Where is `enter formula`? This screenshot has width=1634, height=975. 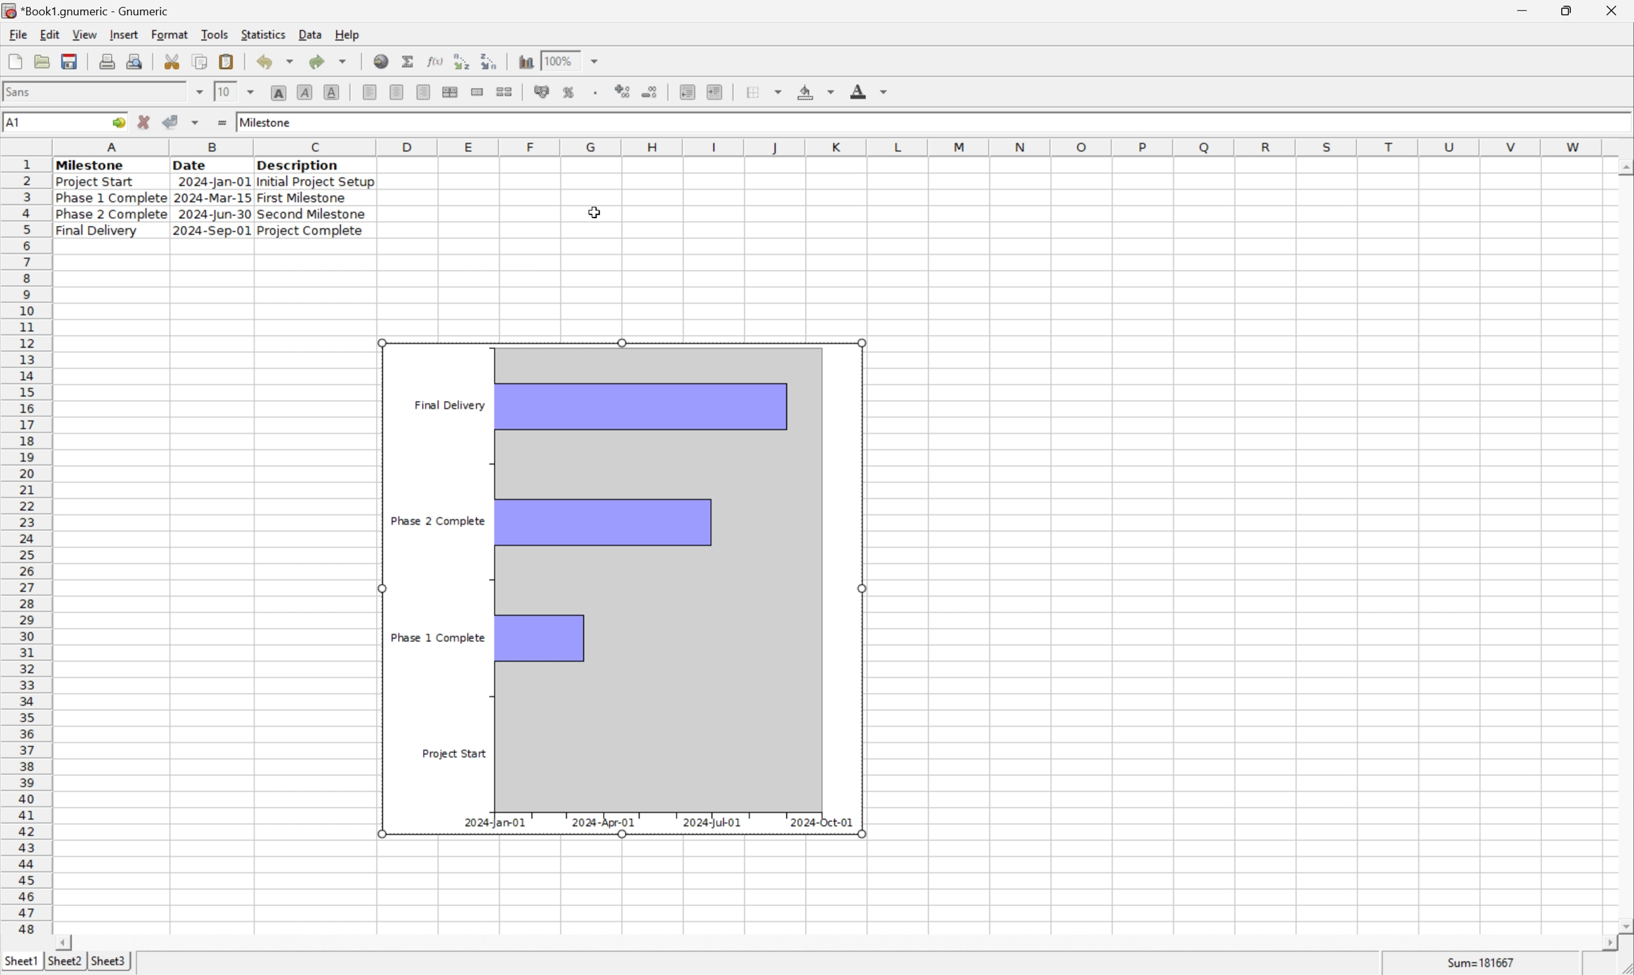
enter formula is located at coordinates (221, 123).